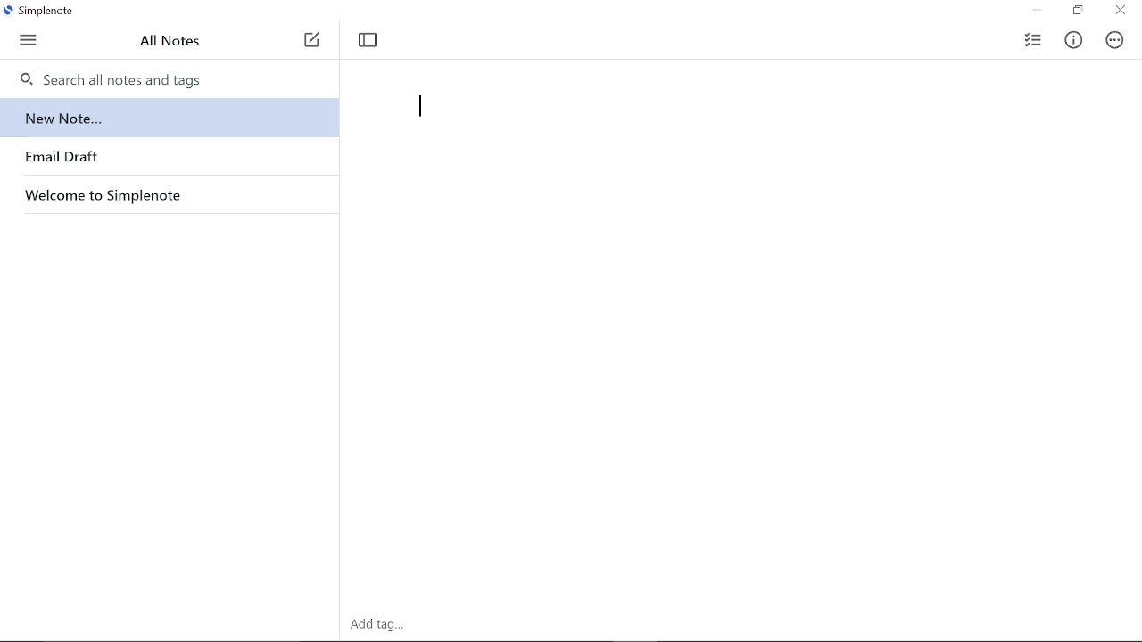  I want to click on Welcome to Simplenote, so click(129, 195).